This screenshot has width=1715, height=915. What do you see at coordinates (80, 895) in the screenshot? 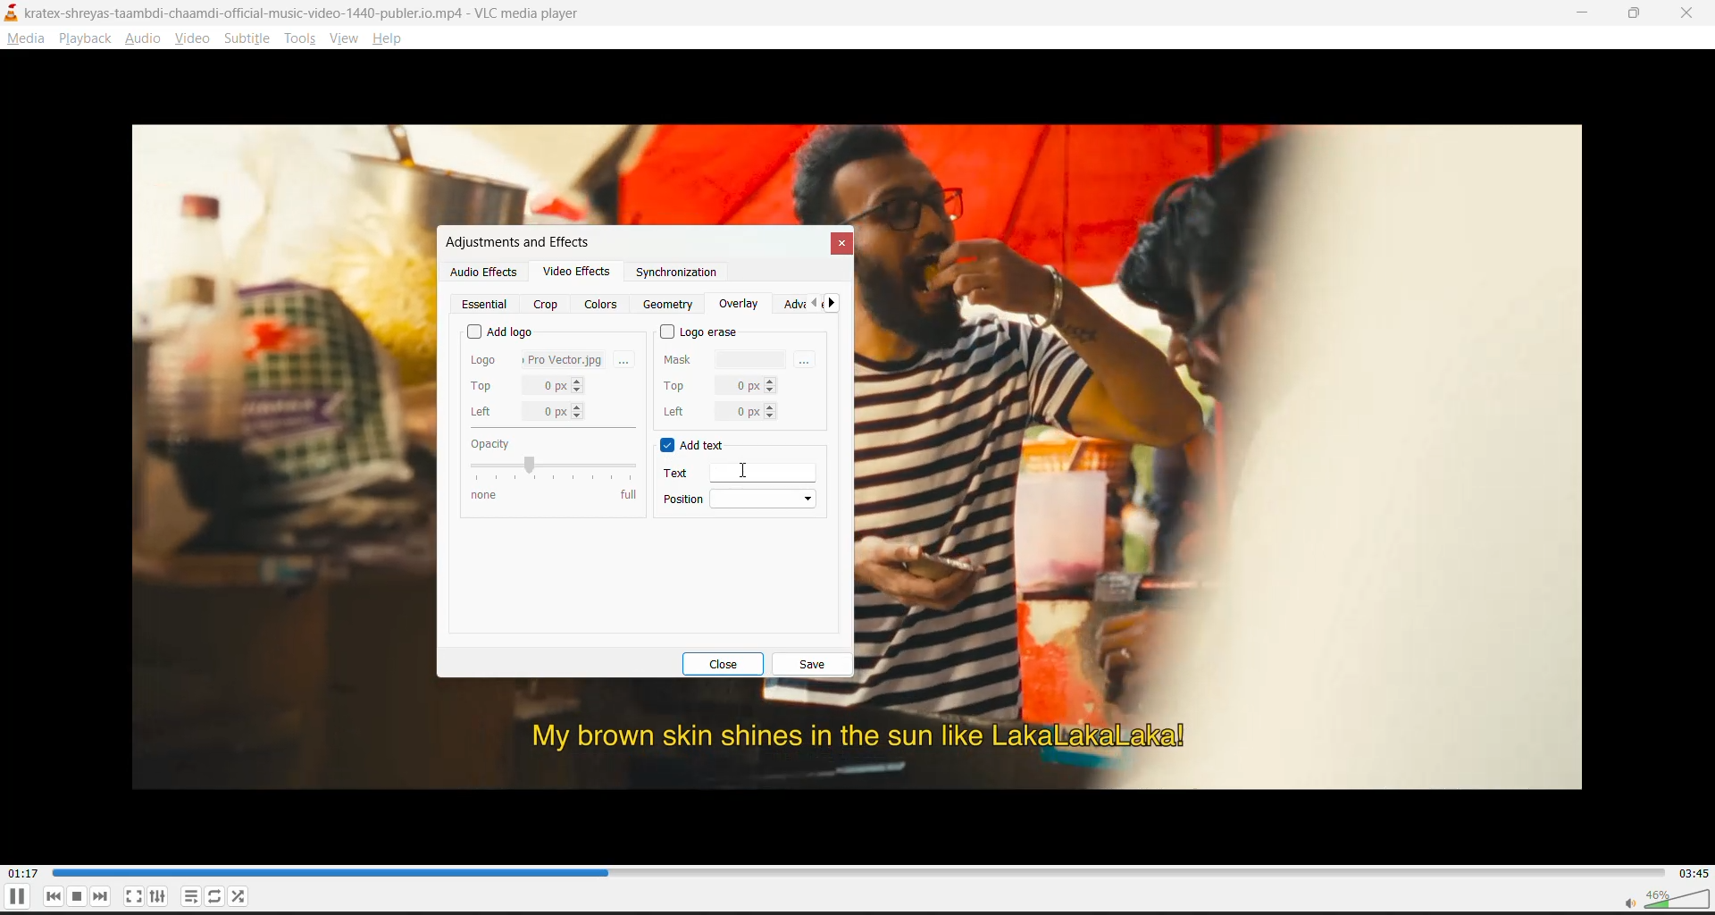
I see `stop` at bounding box center [80, 895].